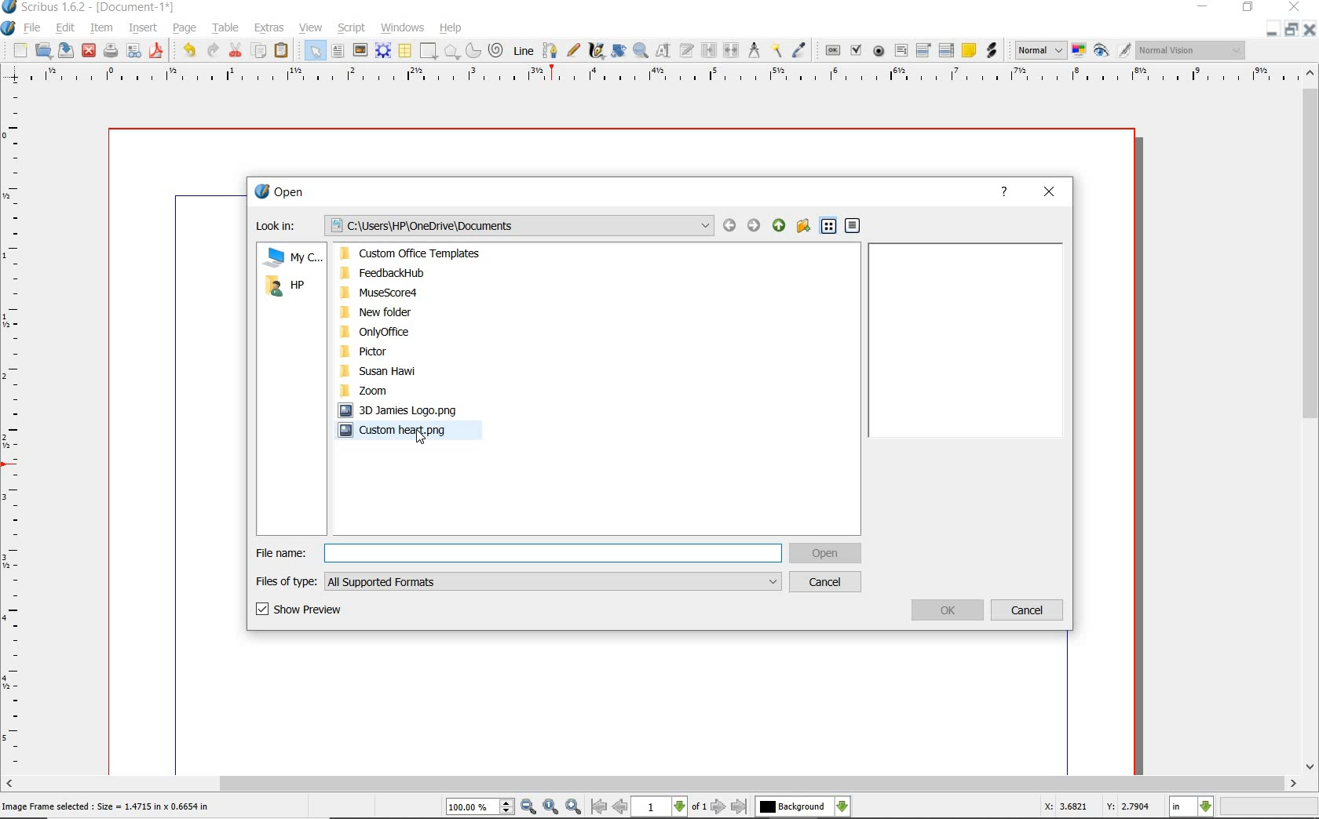 The height and width of the screenshot is (819, 1319). I want to click on select measurement, so click(1192, 806).